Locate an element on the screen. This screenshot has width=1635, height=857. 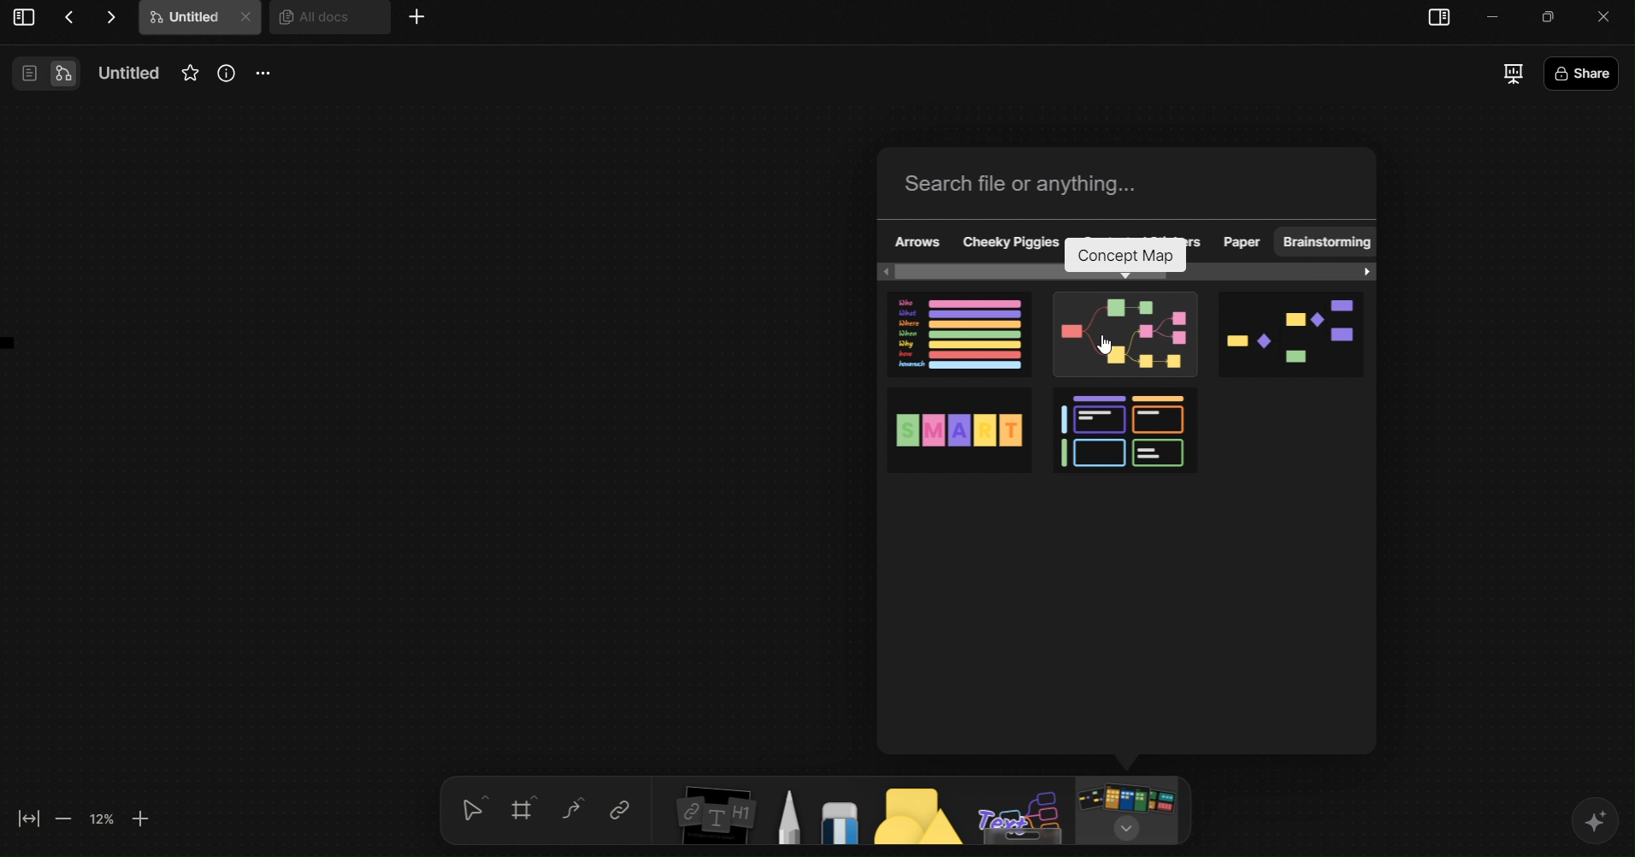
Link tool is located at coordinates (619, 810).